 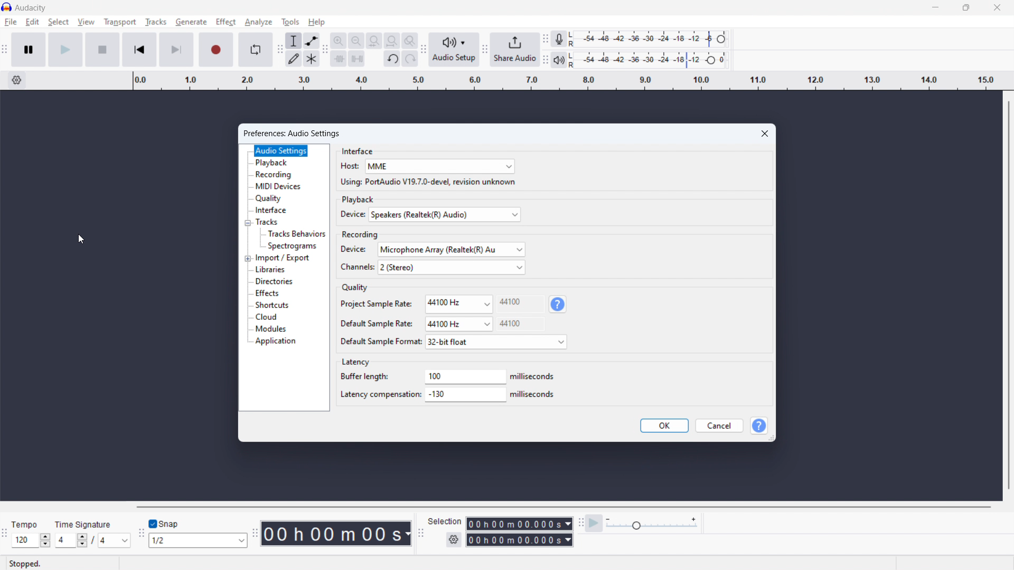 What do you see at coordinates (454, 50) in the screenshot?
I see `audio setup` at bounding box center [454, 50].